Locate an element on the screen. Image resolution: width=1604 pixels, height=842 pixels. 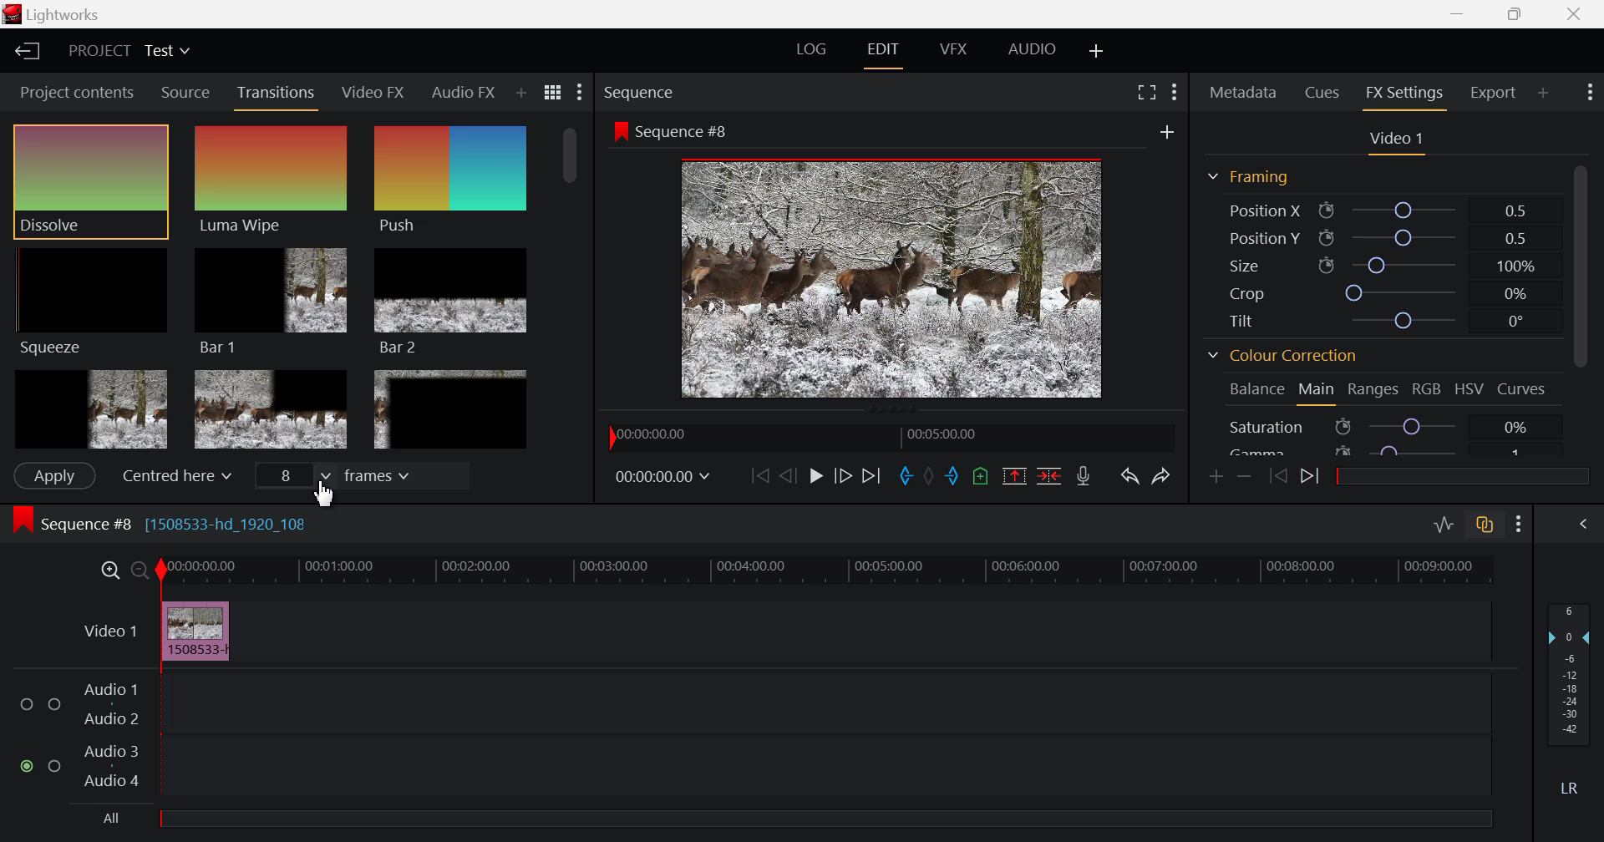
Mark Out is located at coordinates (952, 479).